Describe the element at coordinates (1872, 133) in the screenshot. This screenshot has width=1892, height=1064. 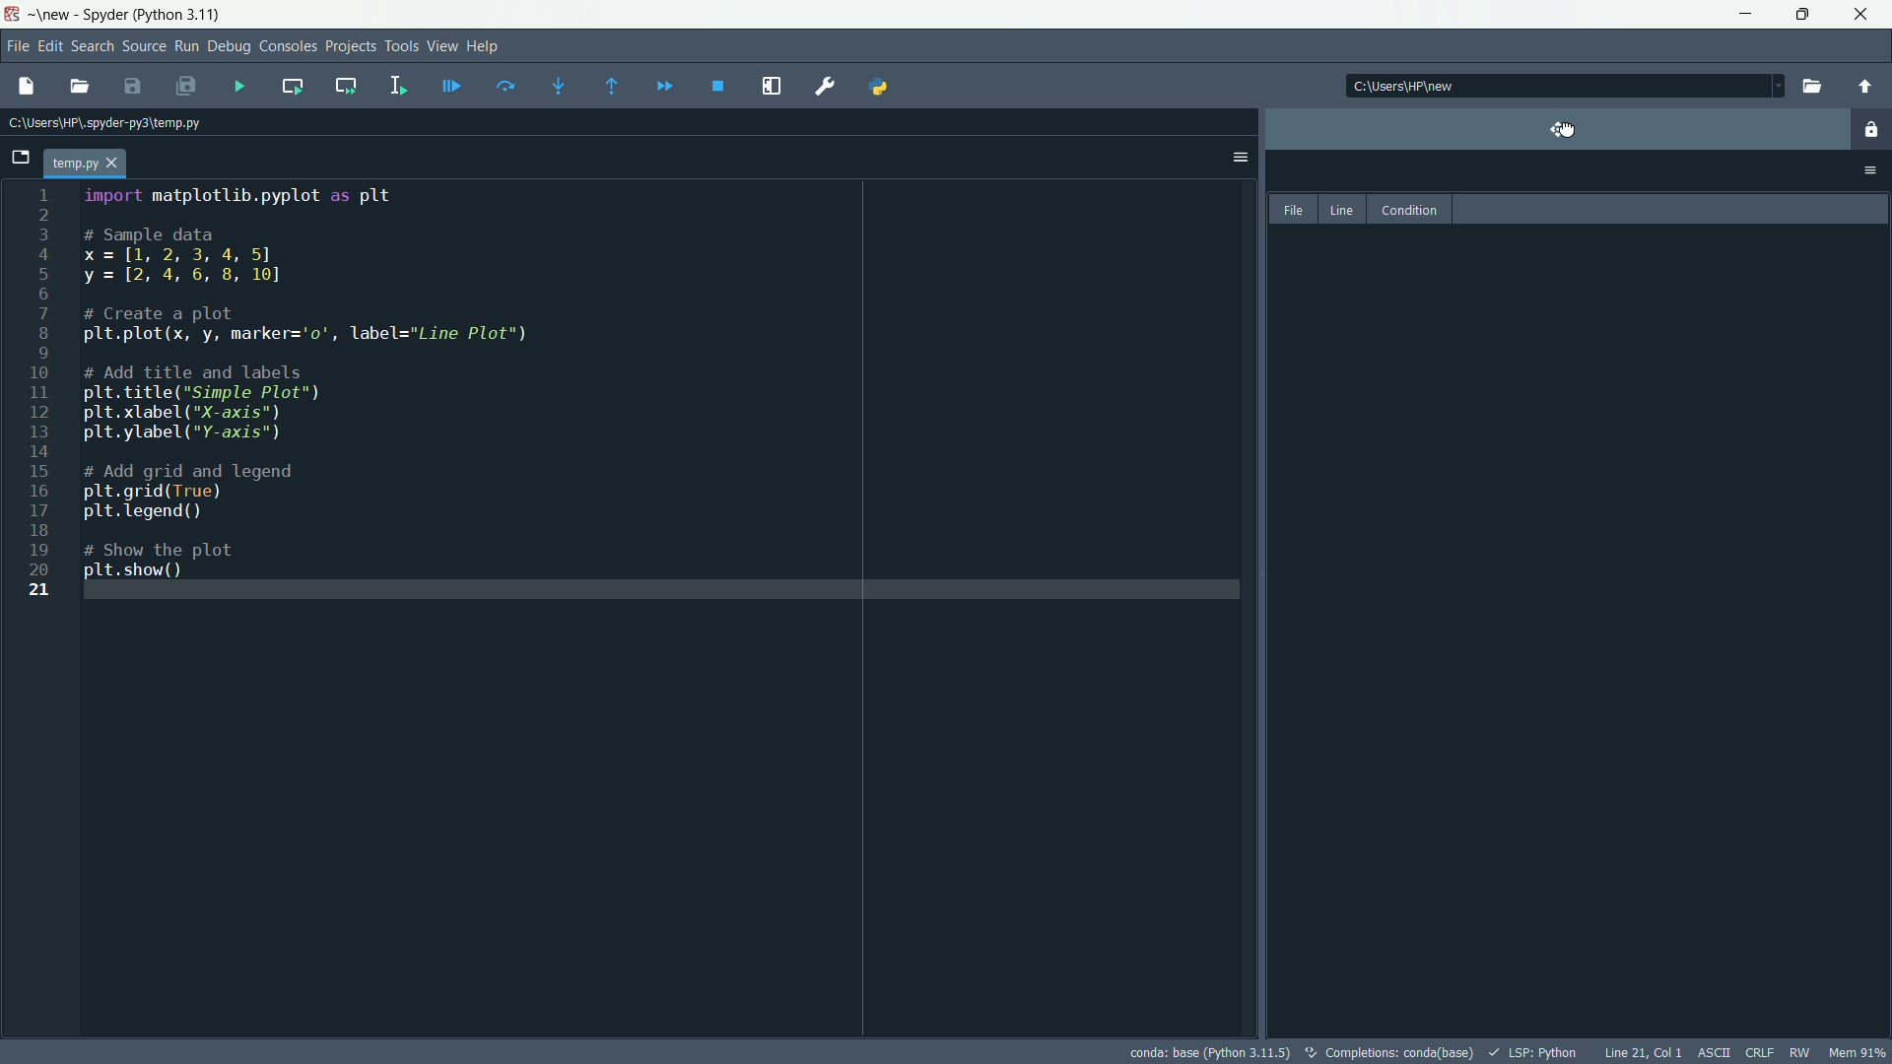
I see `menu` at that location.